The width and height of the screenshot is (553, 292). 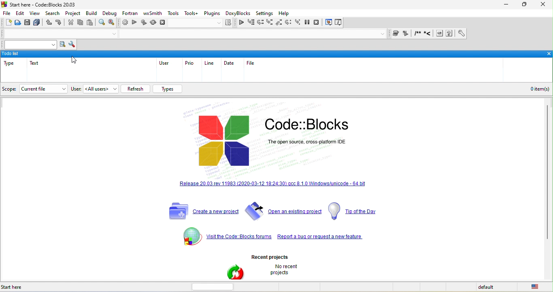 I want to click on 0 item(s), so click(x=542, y=89).